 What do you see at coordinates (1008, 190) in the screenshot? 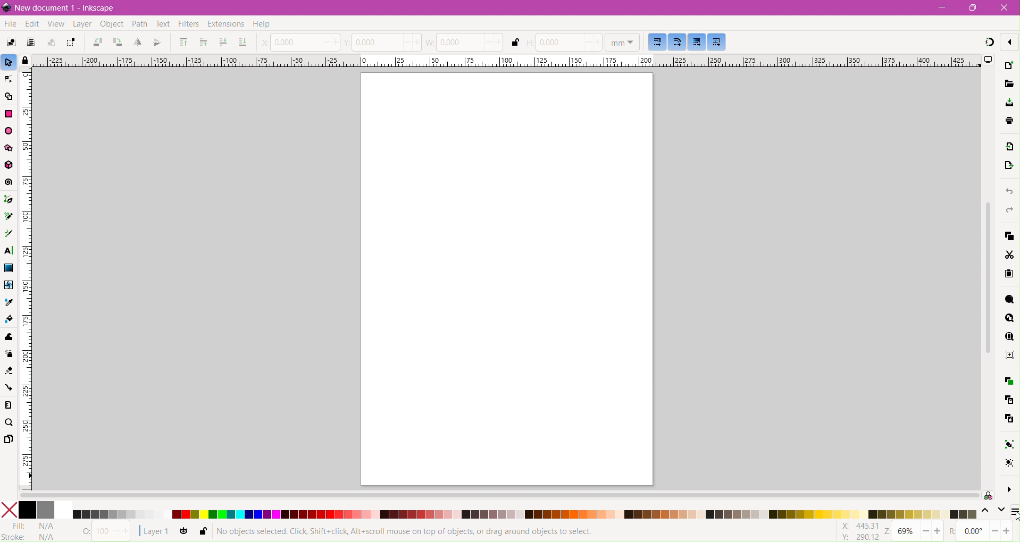
I see `Undo` at bounding box center [1008, 190].